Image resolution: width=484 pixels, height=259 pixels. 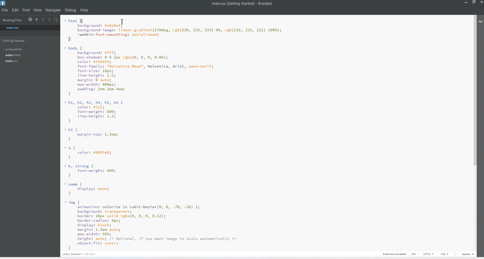 What do you see at coordinates (242, 4) in the screenshot?
I see `Text 1` at bounding box center [242, 4].